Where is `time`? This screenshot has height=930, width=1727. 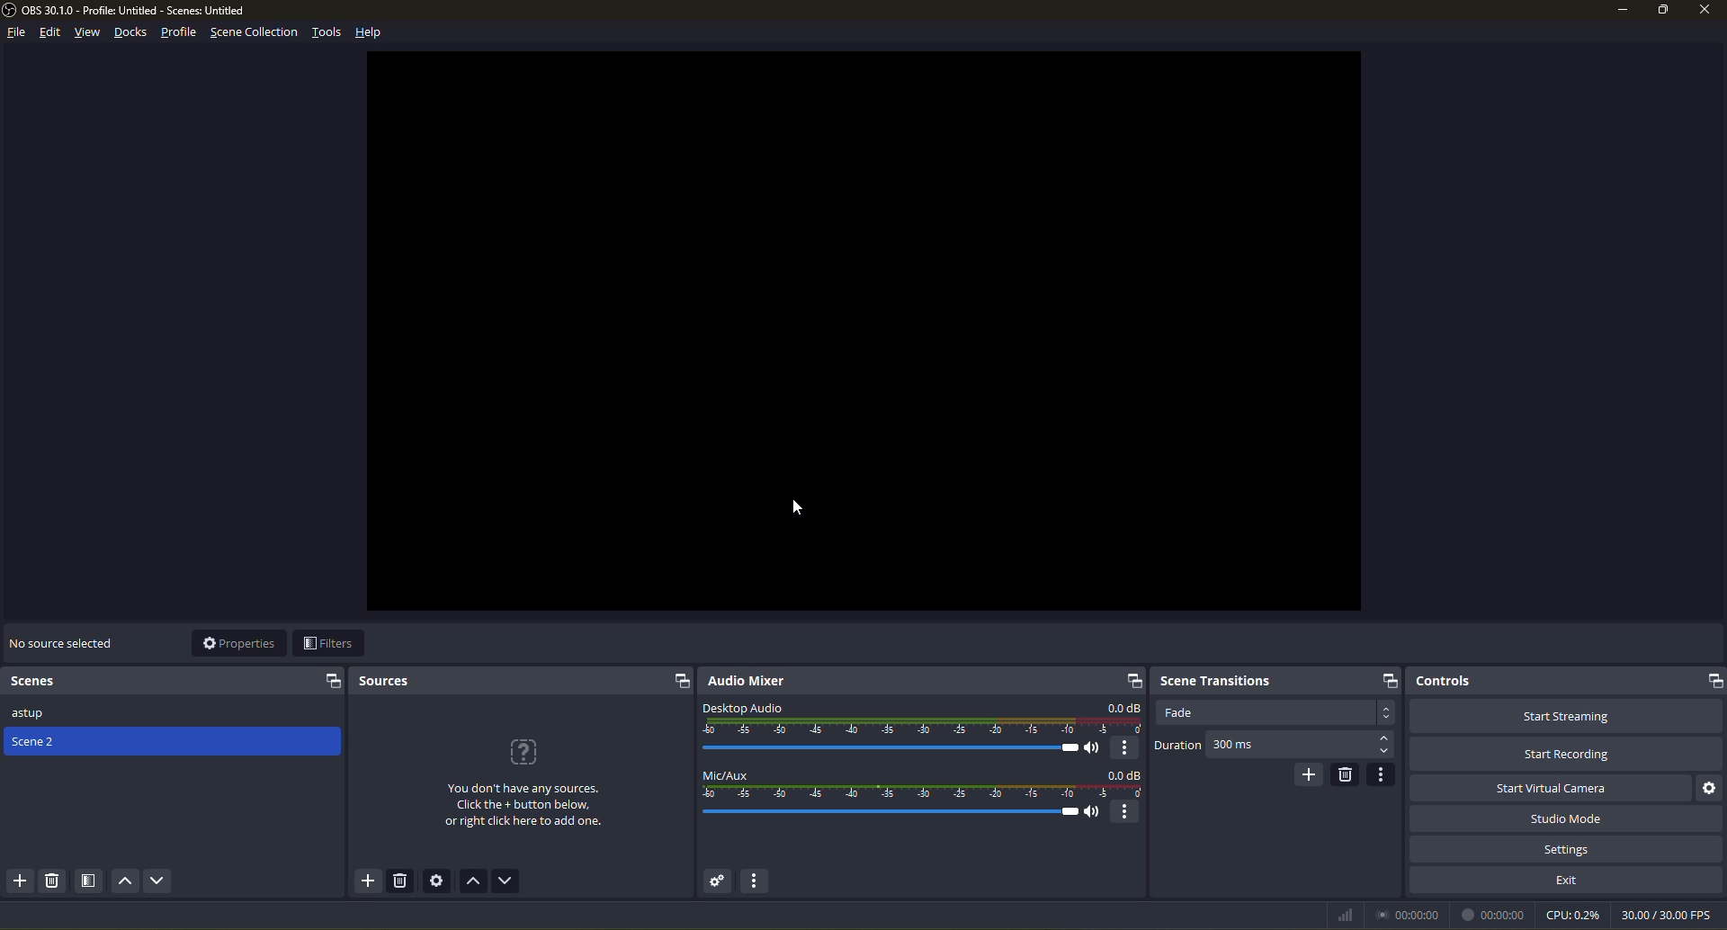 time is located at coordinates (1407, 914).